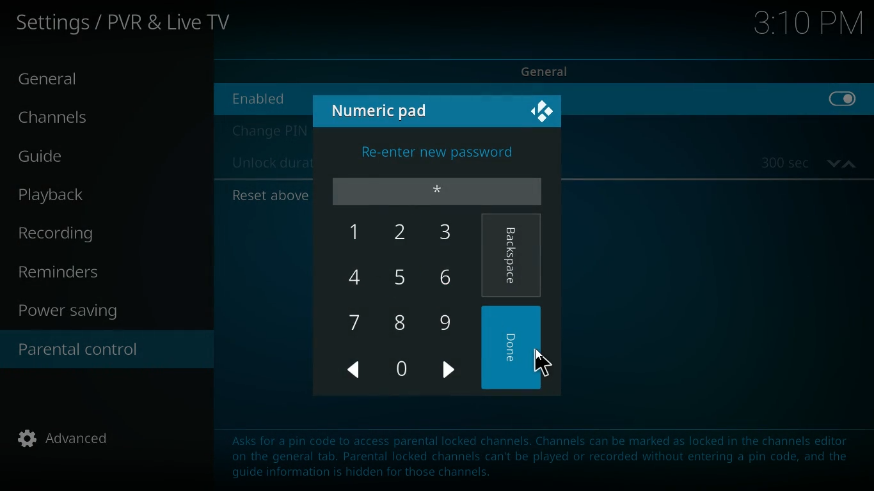 The width and height of the screenshot is (874, 491). Describe the element at coordinates (514, 462) in the screenshot. I see `message` at that location.